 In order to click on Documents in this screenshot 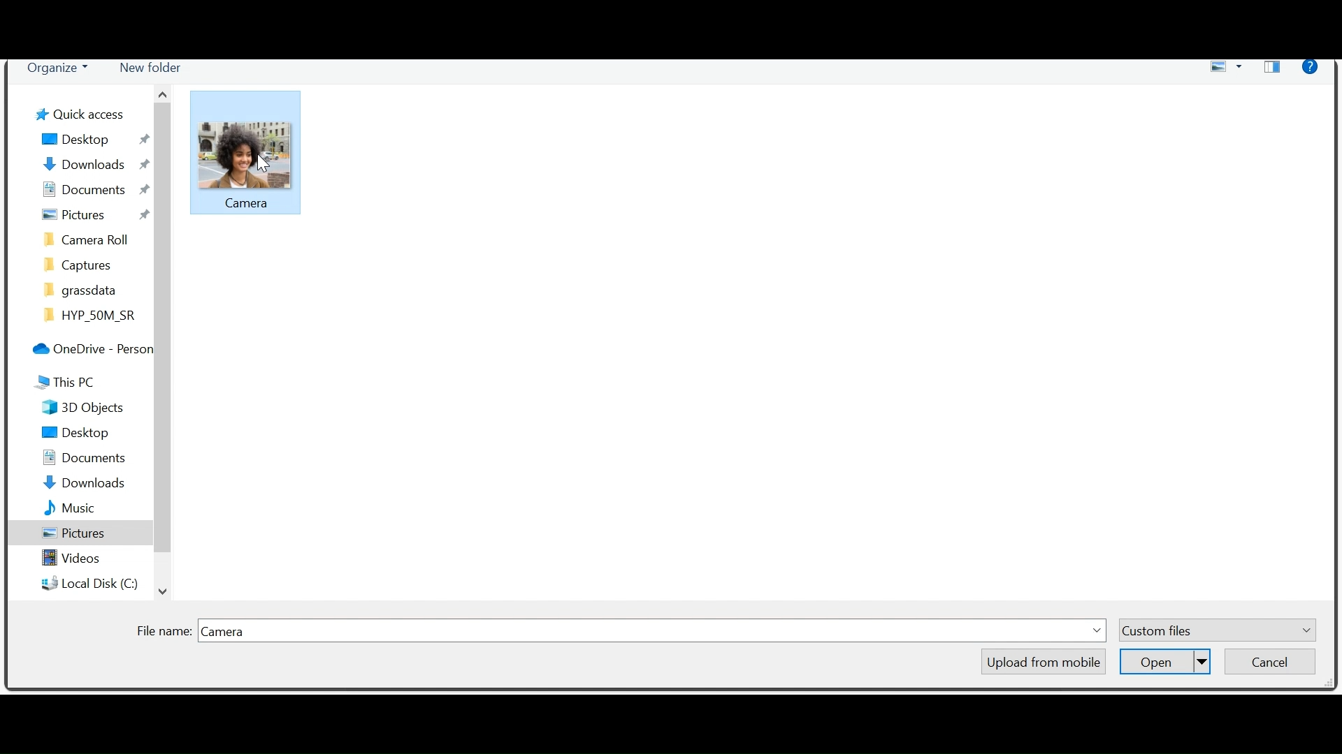, I will do `click(94, 188)`.